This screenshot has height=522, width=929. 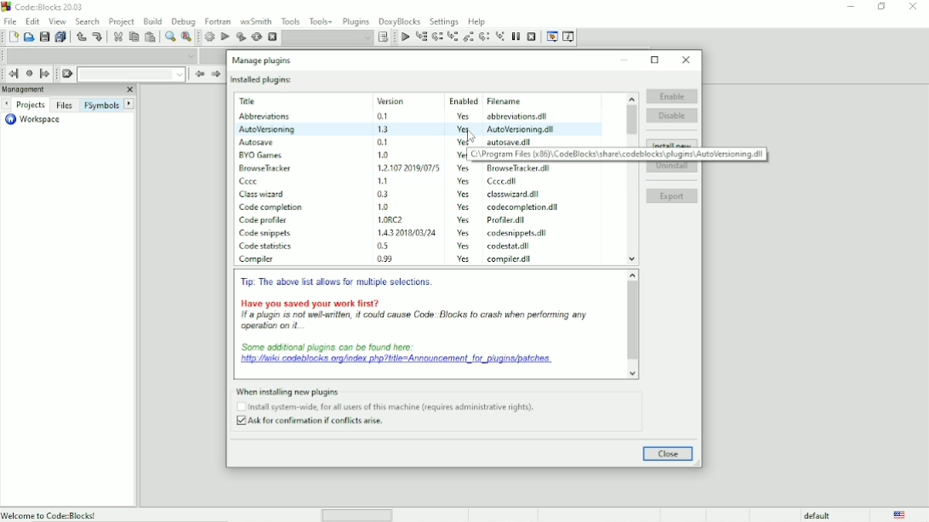 I want to click on Settings, so click(x=445, y=20).